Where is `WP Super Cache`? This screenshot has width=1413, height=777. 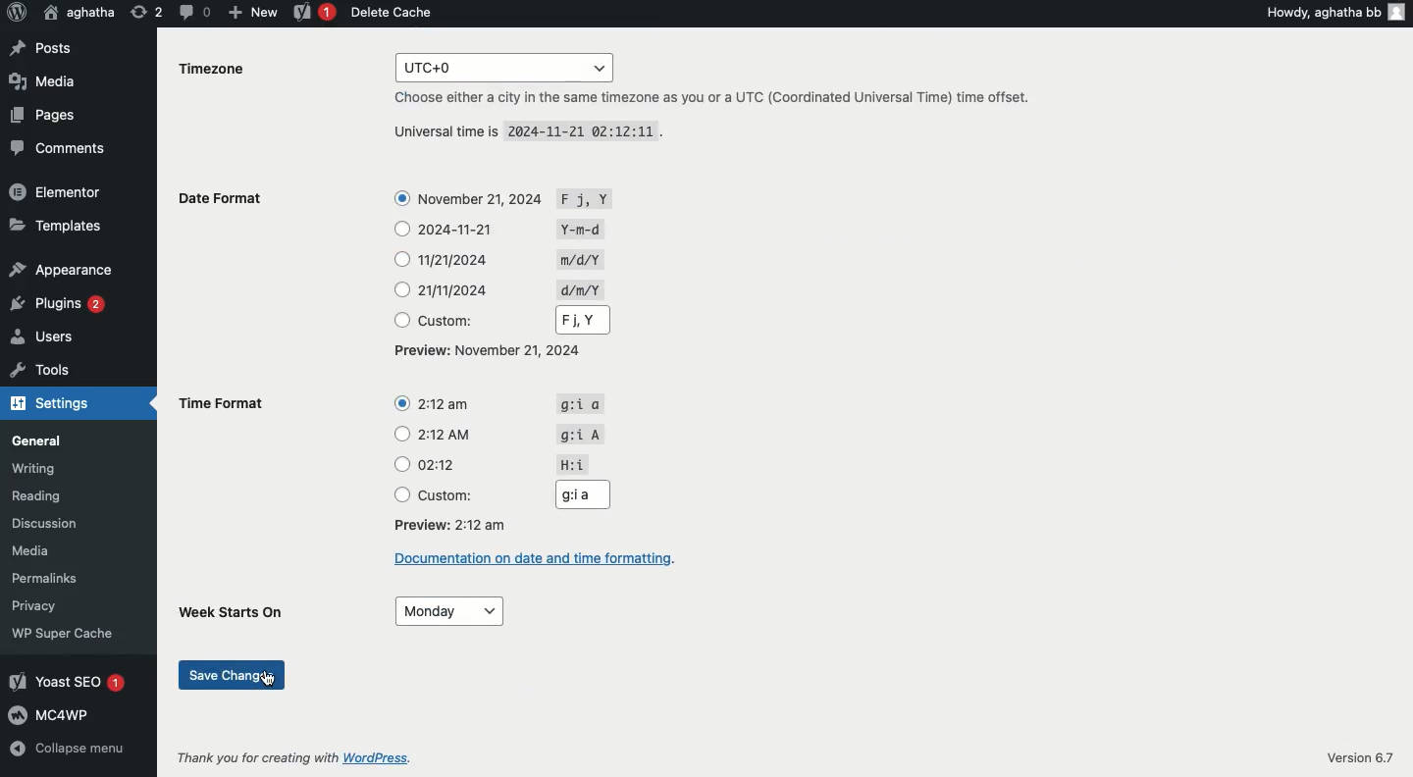
WP Super Cache is located at coordinates (64, 633).